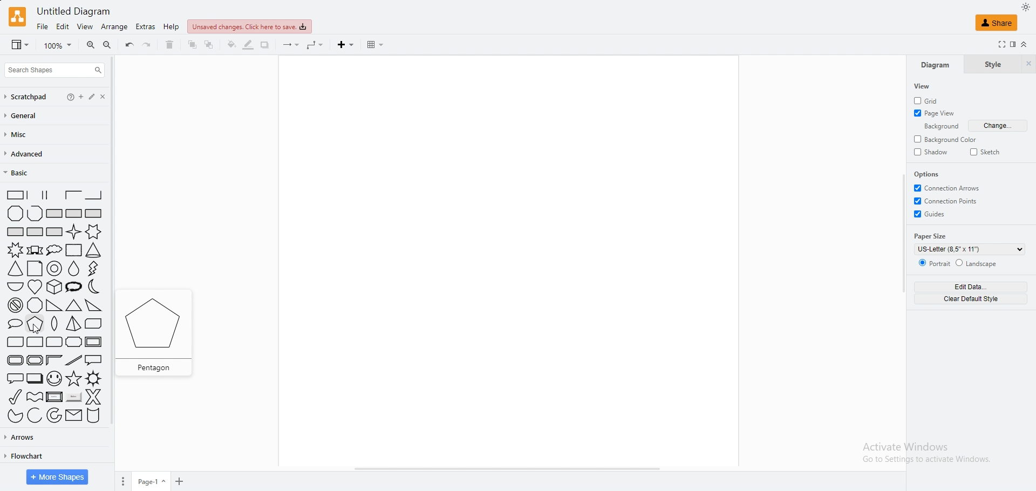 The width and height of the screenshot is (1036, 491). I want to click on connection arrows, so click(948, 188).